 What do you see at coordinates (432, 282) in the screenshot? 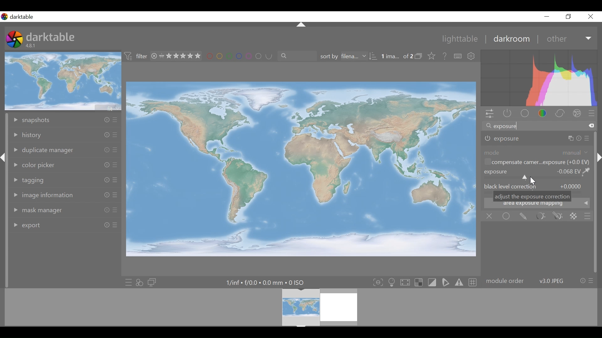
I see `toggle clipping indication` at bounding box center [432, 282].